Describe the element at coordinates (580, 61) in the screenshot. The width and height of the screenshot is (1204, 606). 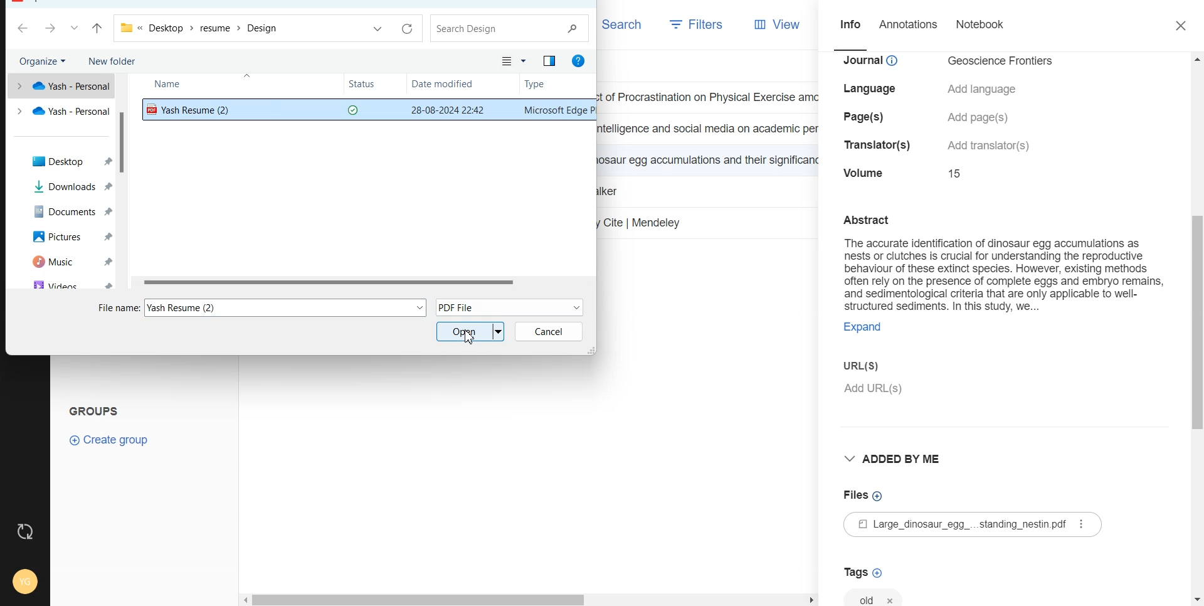
I see `Get Help` at that location.